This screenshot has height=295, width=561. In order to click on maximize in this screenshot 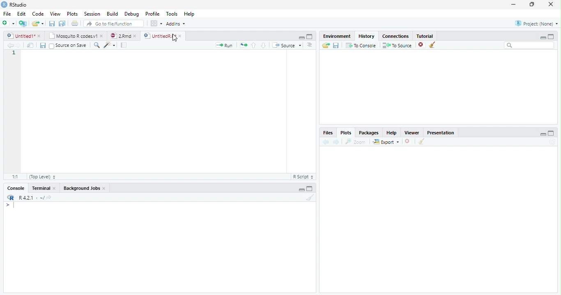, I will do `click(552, 36)`.